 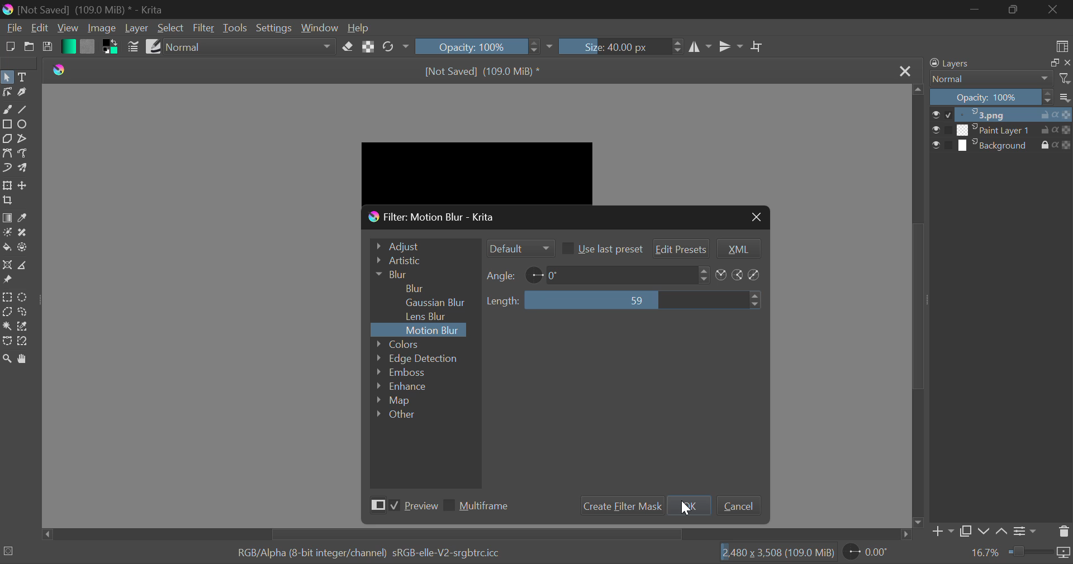 I want to click on Layers, so click(x=997, y=63).